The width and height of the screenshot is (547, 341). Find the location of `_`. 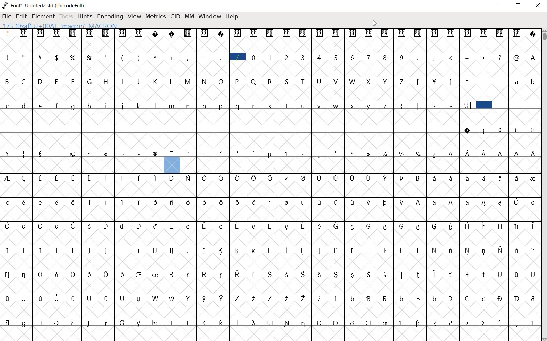

_ is located at coordinates (484, 82).